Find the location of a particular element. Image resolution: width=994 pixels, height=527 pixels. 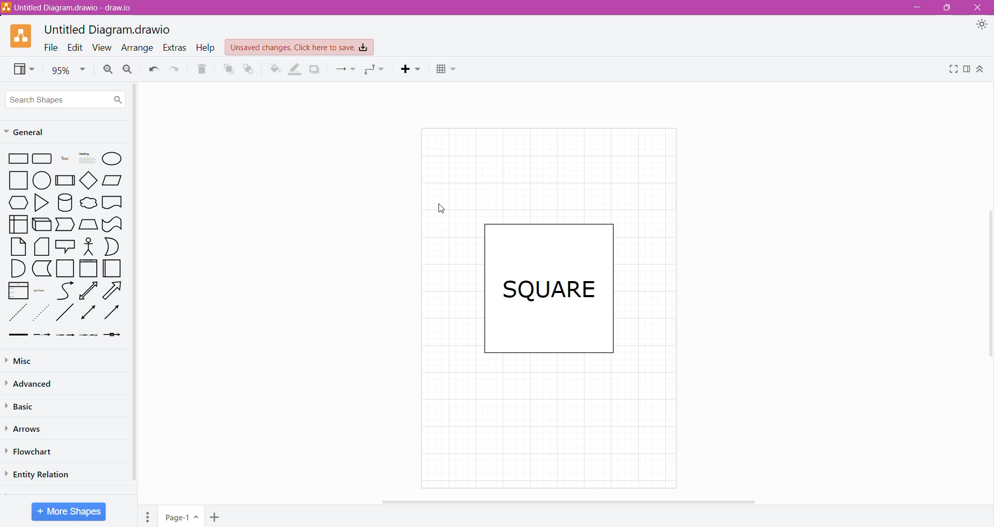

To Back is located at coordinates (249, 69).